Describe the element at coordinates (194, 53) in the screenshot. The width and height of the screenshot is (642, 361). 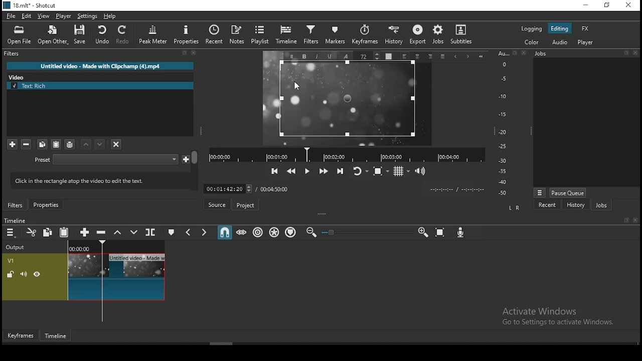
I see `Close` at that location.